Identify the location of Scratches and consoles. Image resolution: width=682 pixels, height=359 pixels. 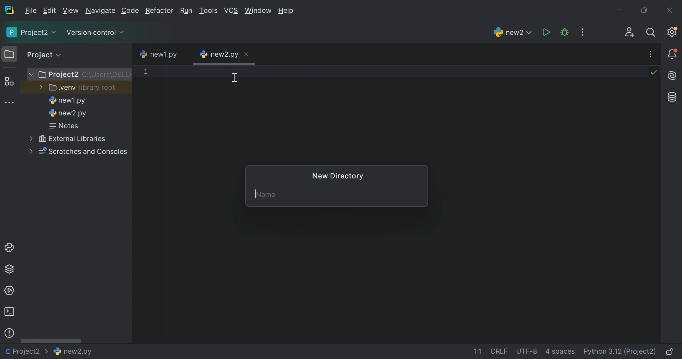
(86, 152).